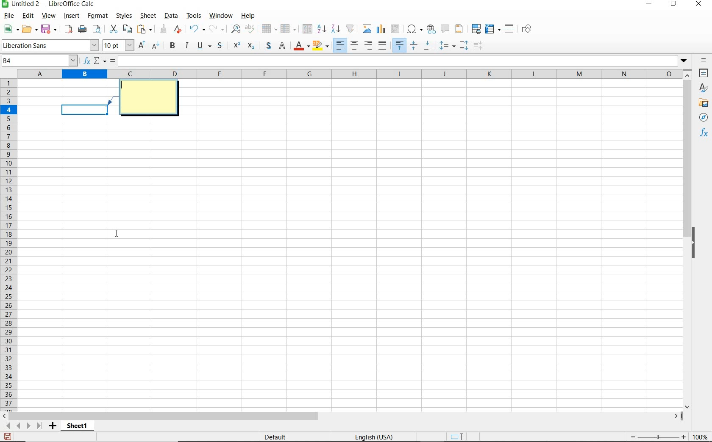 Image resolution: width=712 pixels, height=442 pixels. Describe the element at coordinates (86, 61) in the screenshot. I see `function wizard` at that location.